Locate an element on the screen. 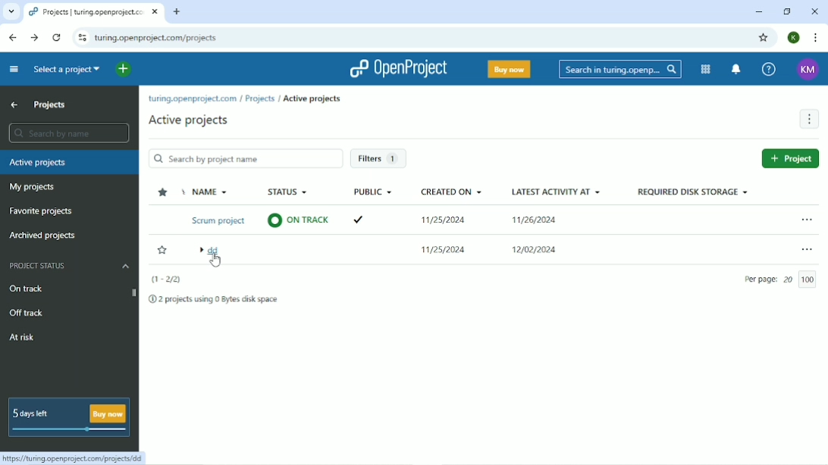 Image resolution: width=828 pixels, height=465 pixels. Favorite projects is located at coordinates (40, 212).